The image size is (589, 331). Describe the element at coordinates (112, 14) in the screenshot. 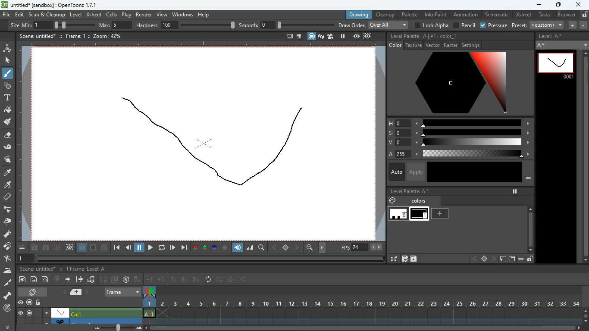

I see `cells` at that location.